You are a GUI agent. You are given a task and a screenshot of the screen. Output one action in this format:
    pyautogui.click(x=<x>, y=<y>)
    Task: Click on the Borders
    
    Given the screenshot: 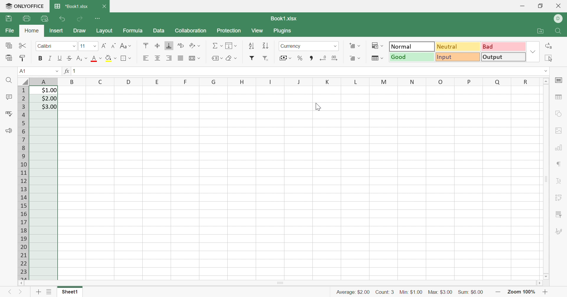 What is the action you would take?
    pyautogui.click(x=126, y=58)
    